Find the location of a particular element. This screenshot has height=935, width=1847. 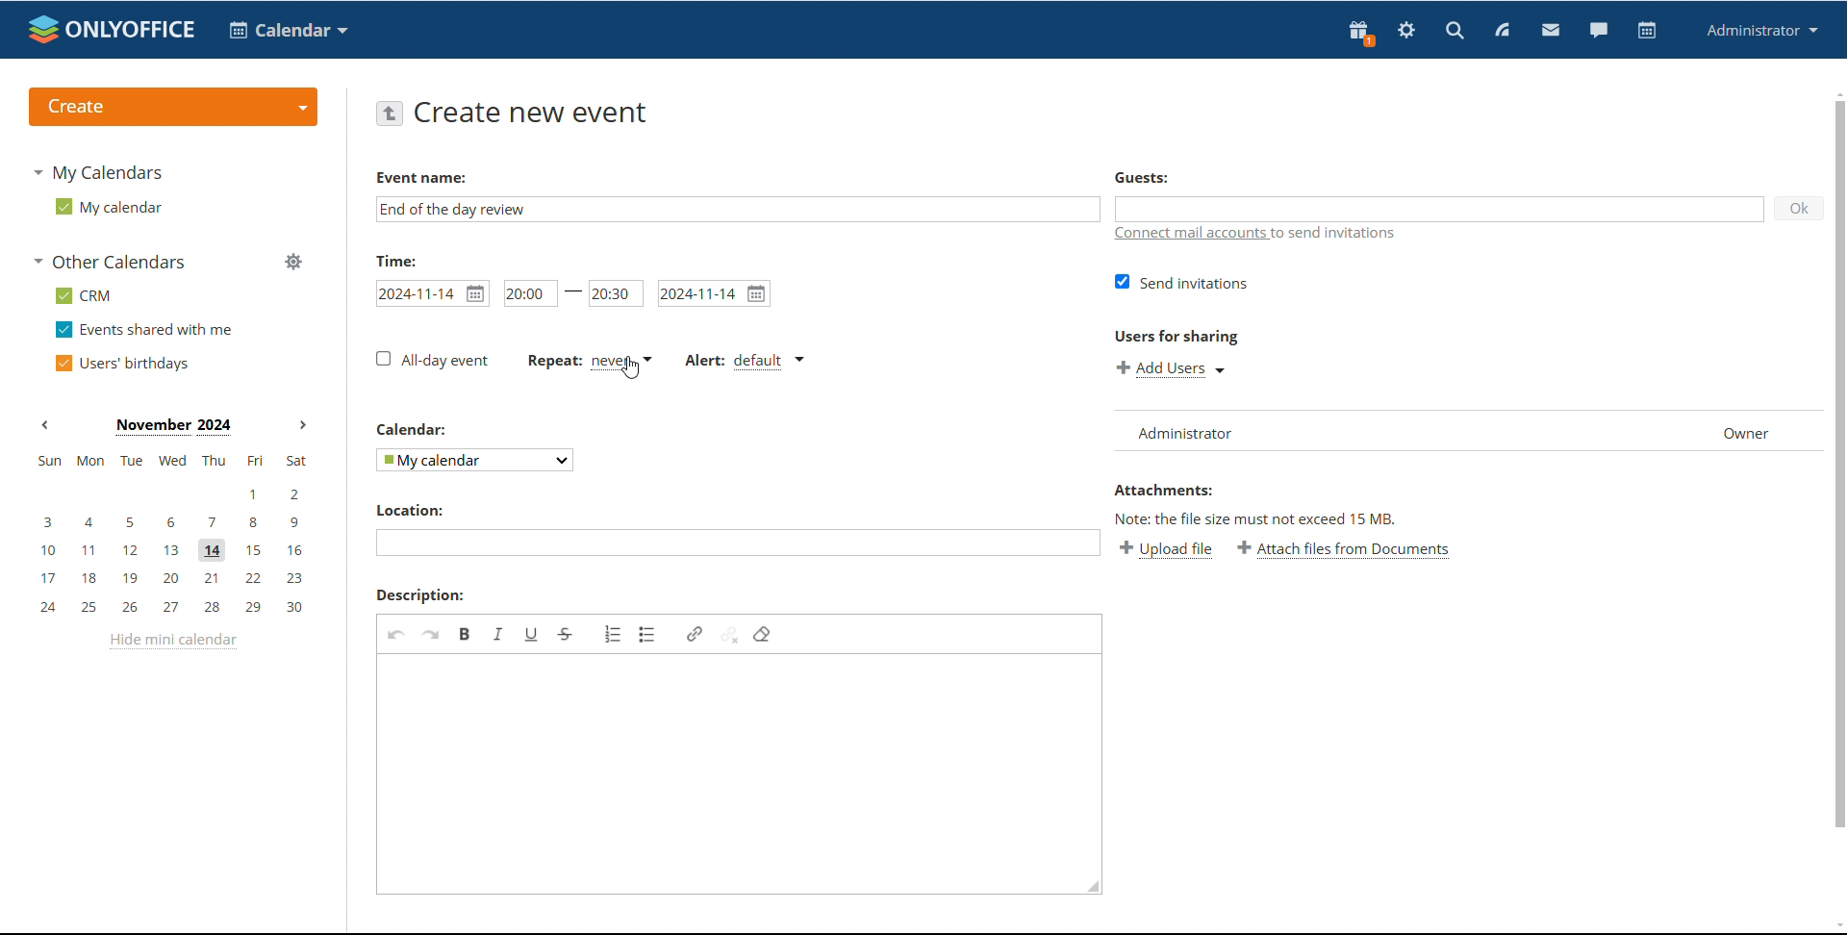

ok is located at coordinates (1798, 208).